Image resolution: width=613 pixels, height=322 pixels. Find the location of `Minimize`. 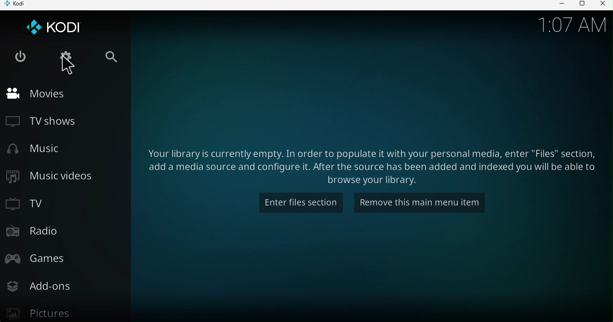

Minimize is located at coordinates (559, 5).